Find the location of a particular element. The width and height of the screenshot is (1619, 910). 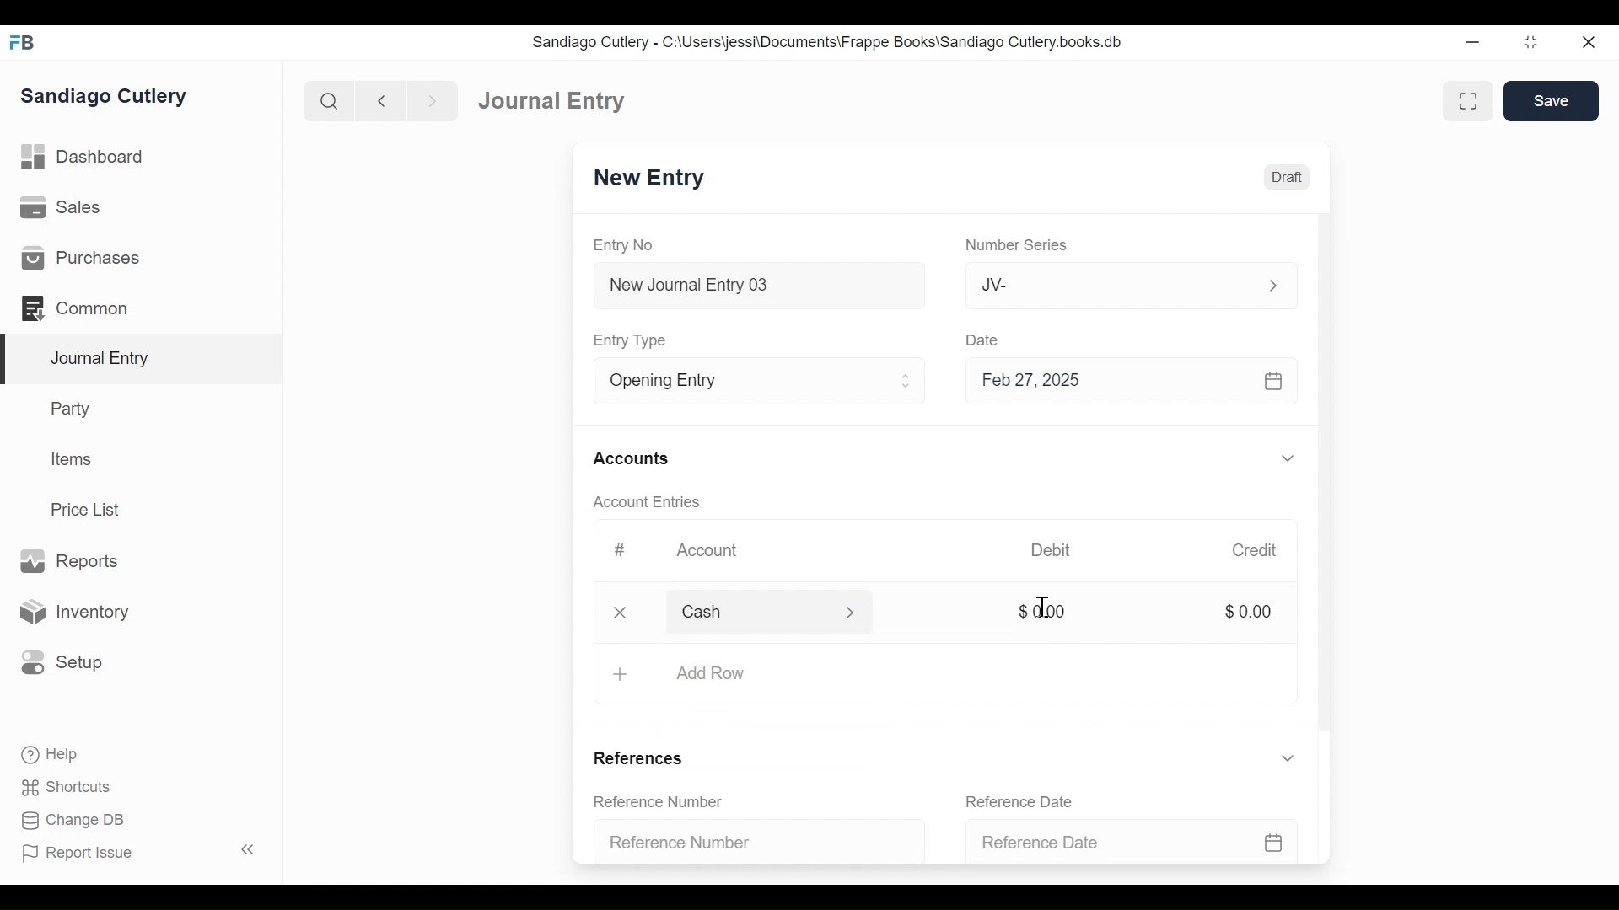

Accounts is located at coordinates (631, 459).